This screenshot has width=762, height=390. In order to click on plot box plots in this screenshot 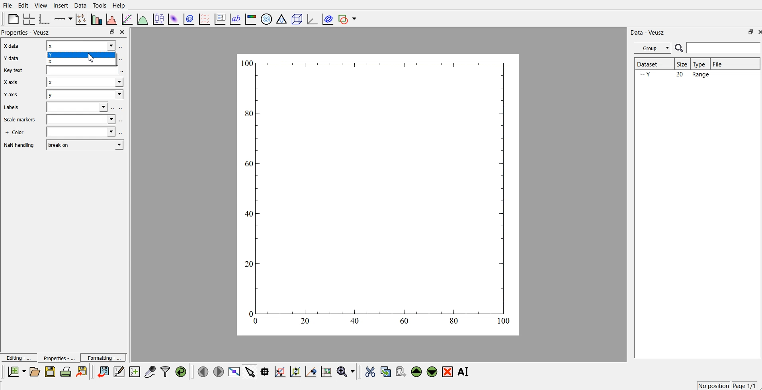, I will do `click(158, 18)`.